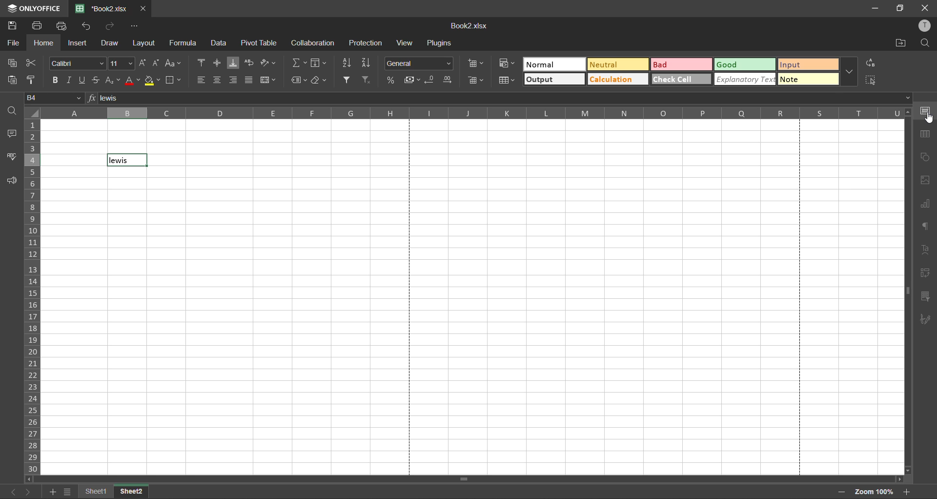 The width and height of the screenshot is (937, 499). I want to click on cut, so click(33, 64).